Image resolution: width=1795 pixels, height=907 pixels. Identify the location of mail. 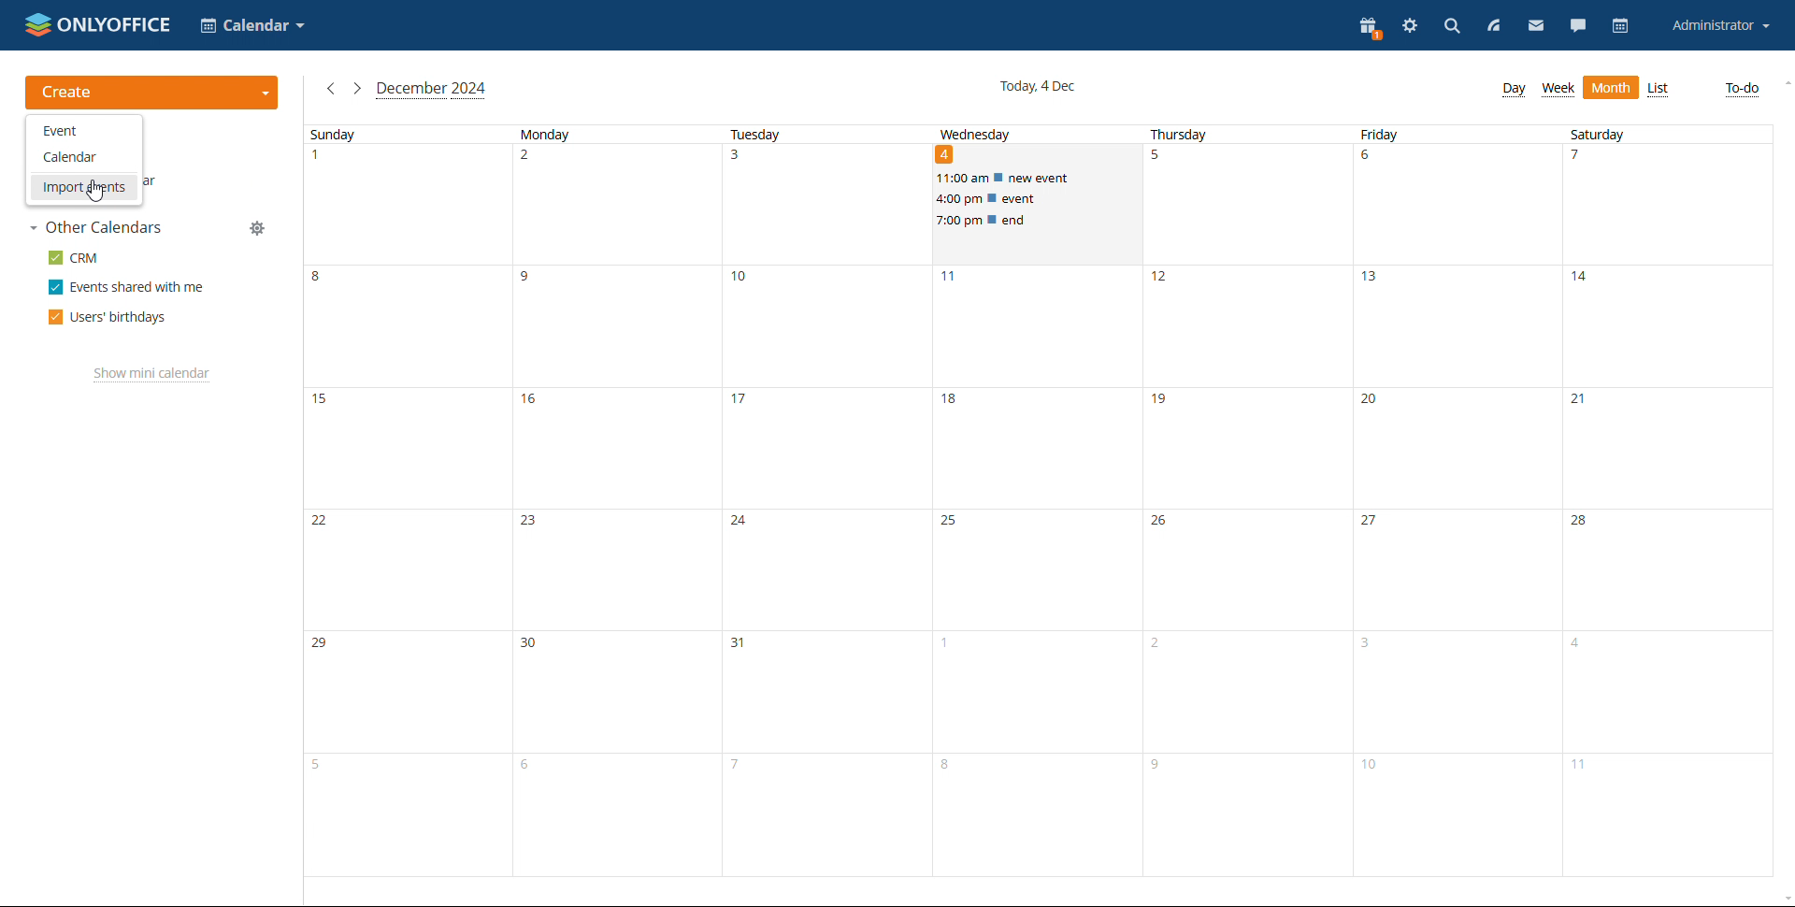
(1535, 24).